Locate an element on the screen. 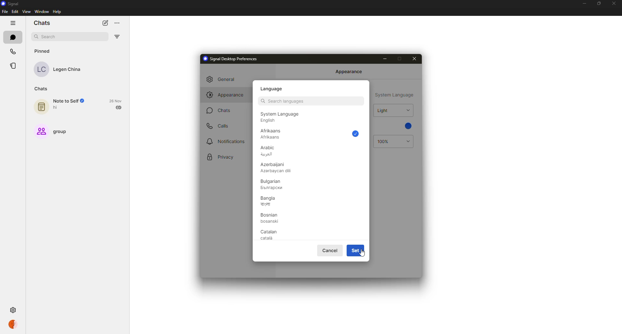 The image size is (622, 334). window is located at coordinates (41, 12).